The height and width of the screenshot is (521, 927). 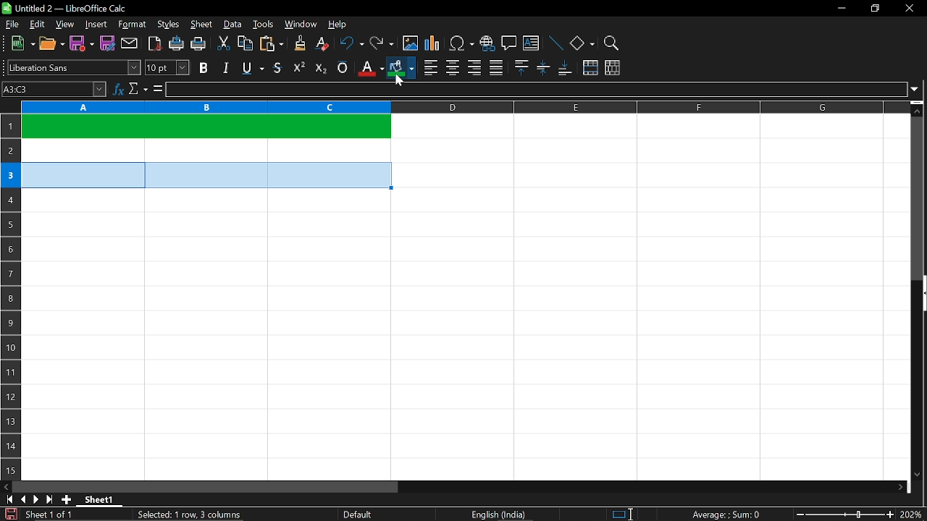 I want to click on save as, so click(x=107, y=43).